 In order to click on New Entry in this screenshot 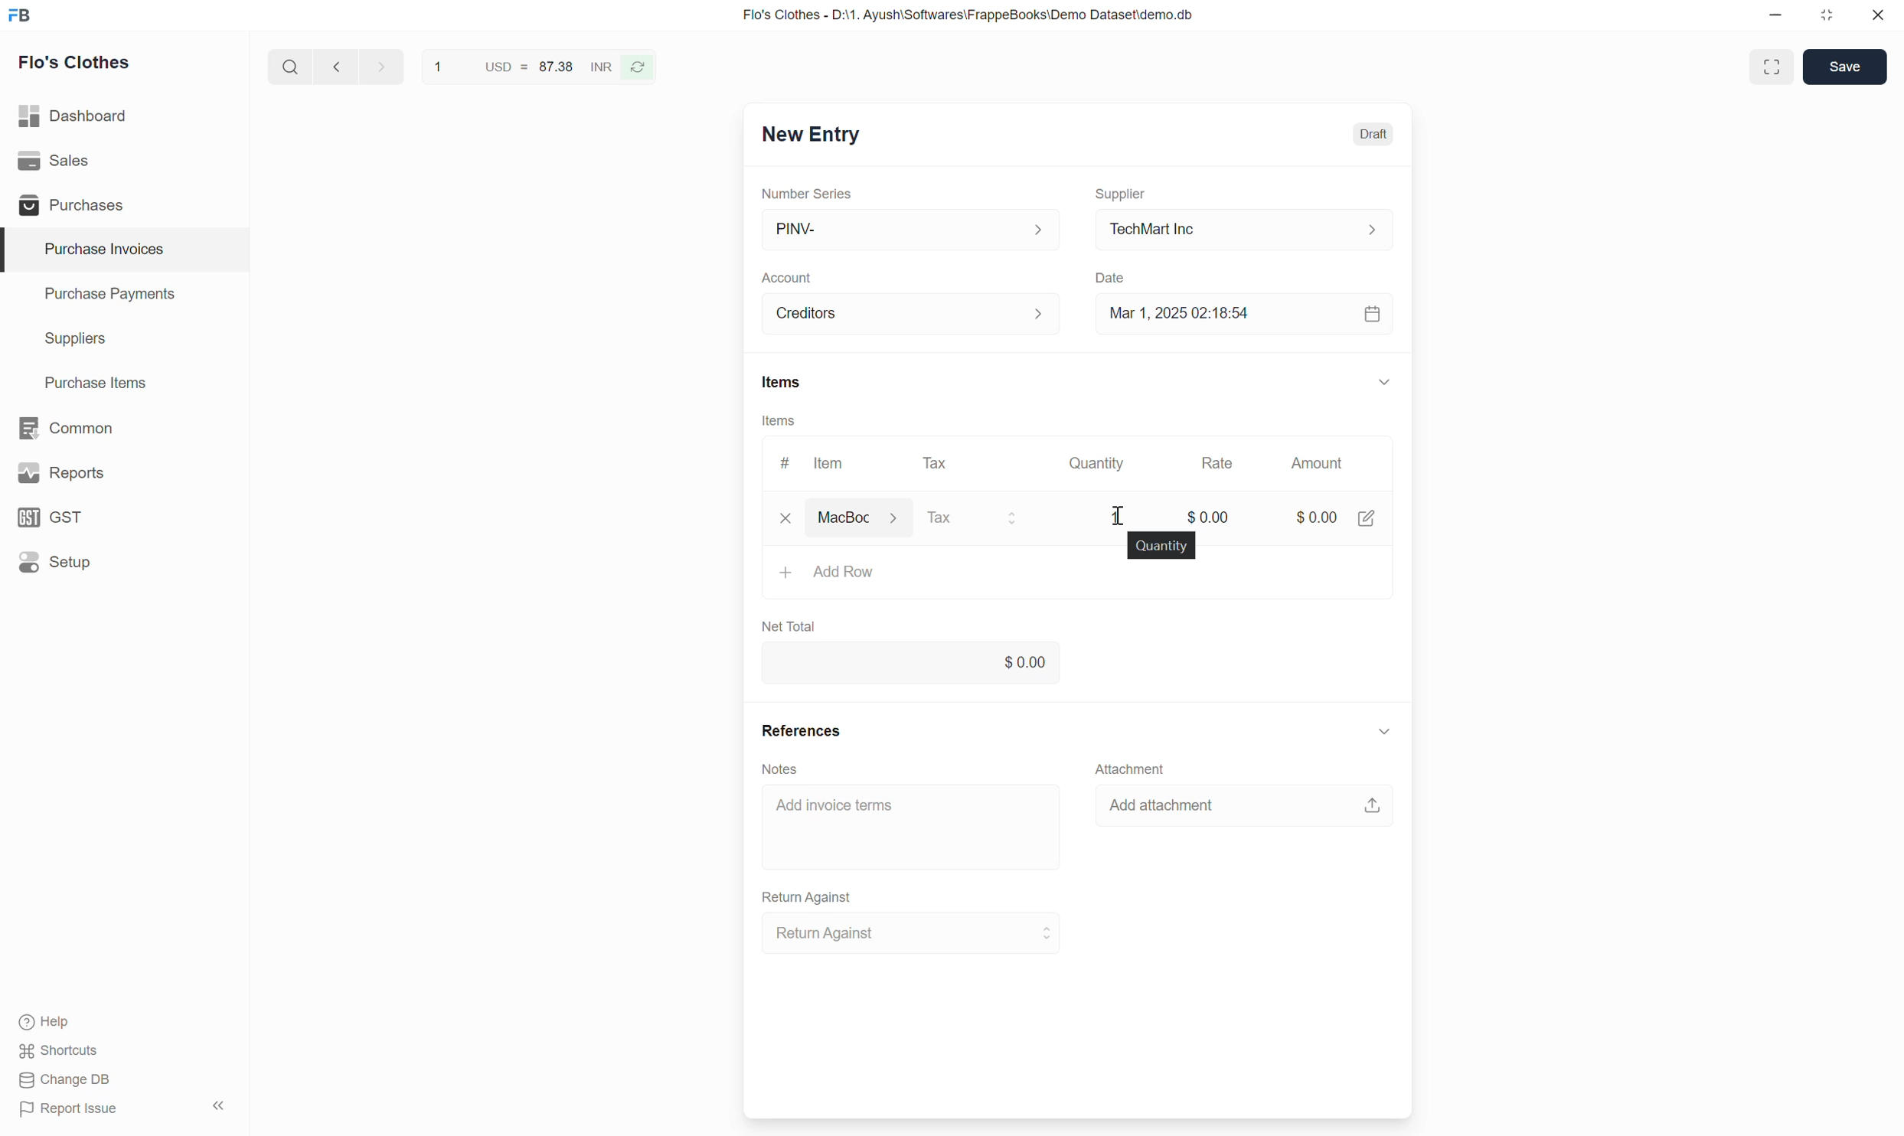, I will do `click(812, 135)`.